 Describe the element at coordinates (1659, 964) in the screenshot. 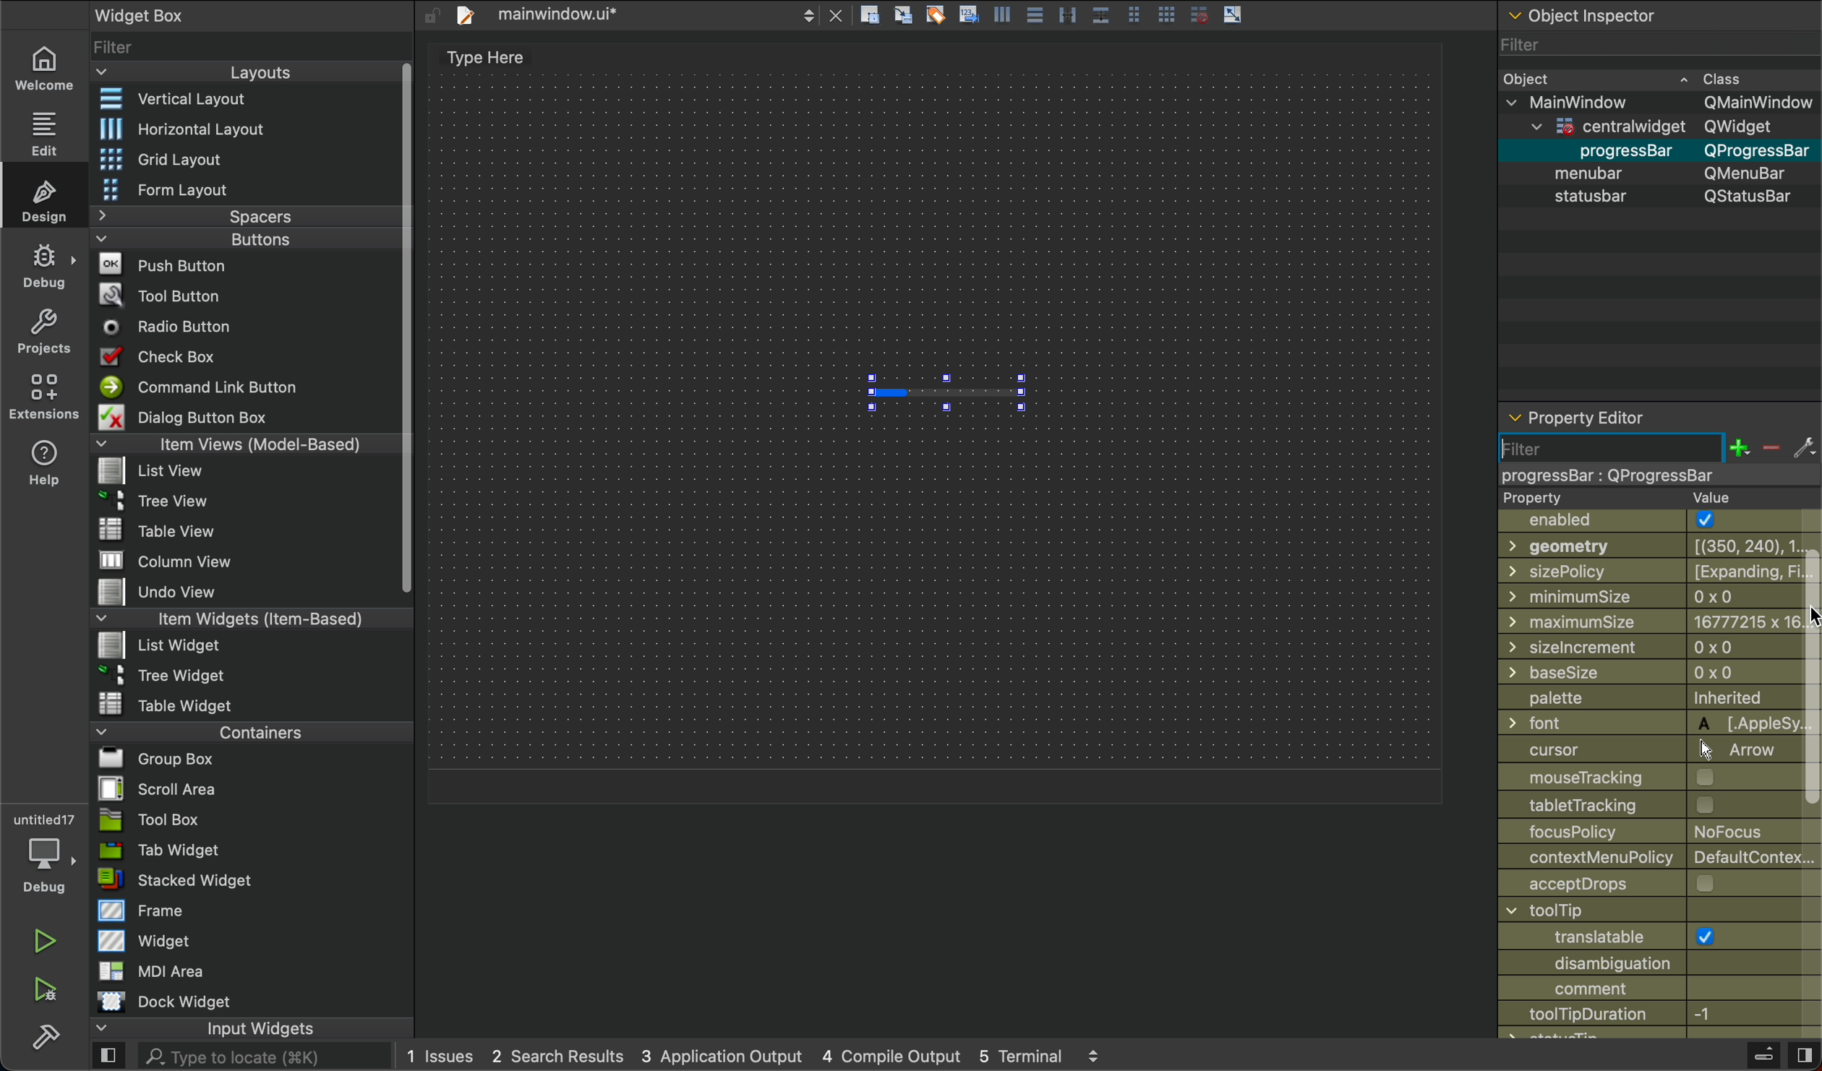

I see `Disambiguating ` at that location.